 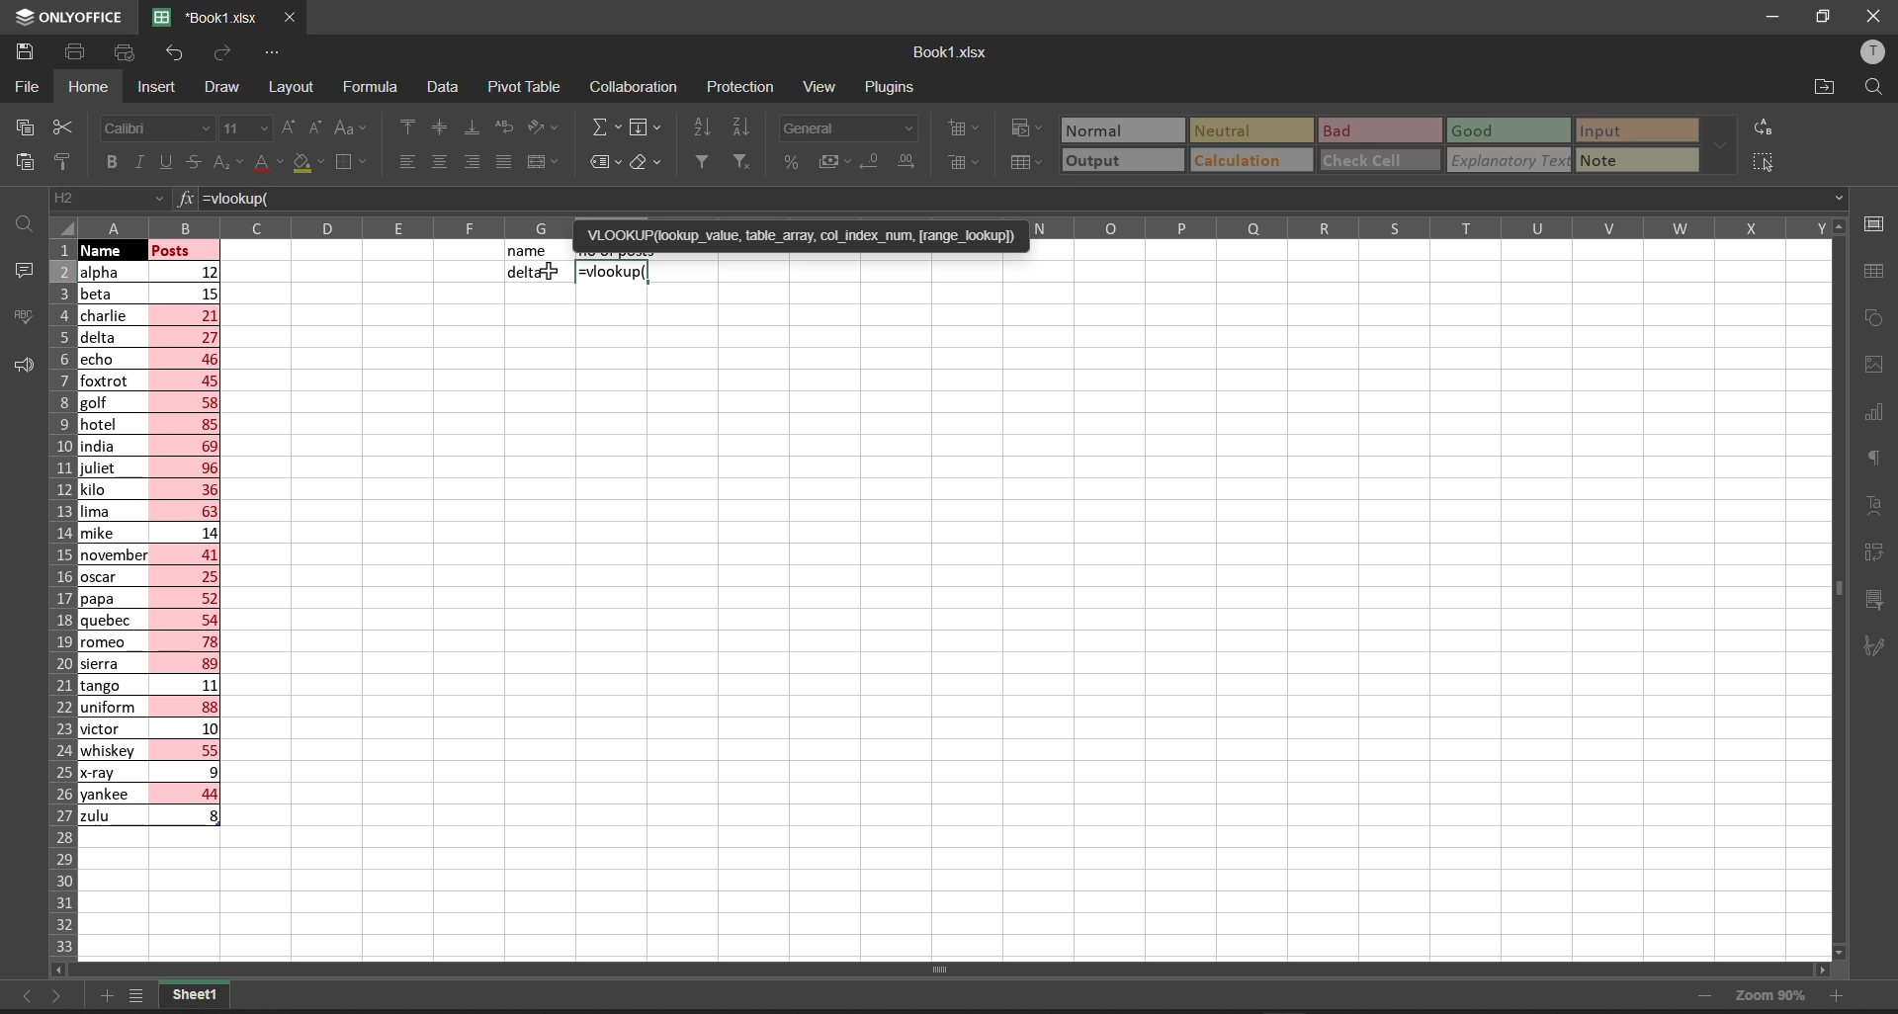 What do you see at coordinates (310, 164) in the screenshot?
I see `fill color` at bounding box center [310, 164].